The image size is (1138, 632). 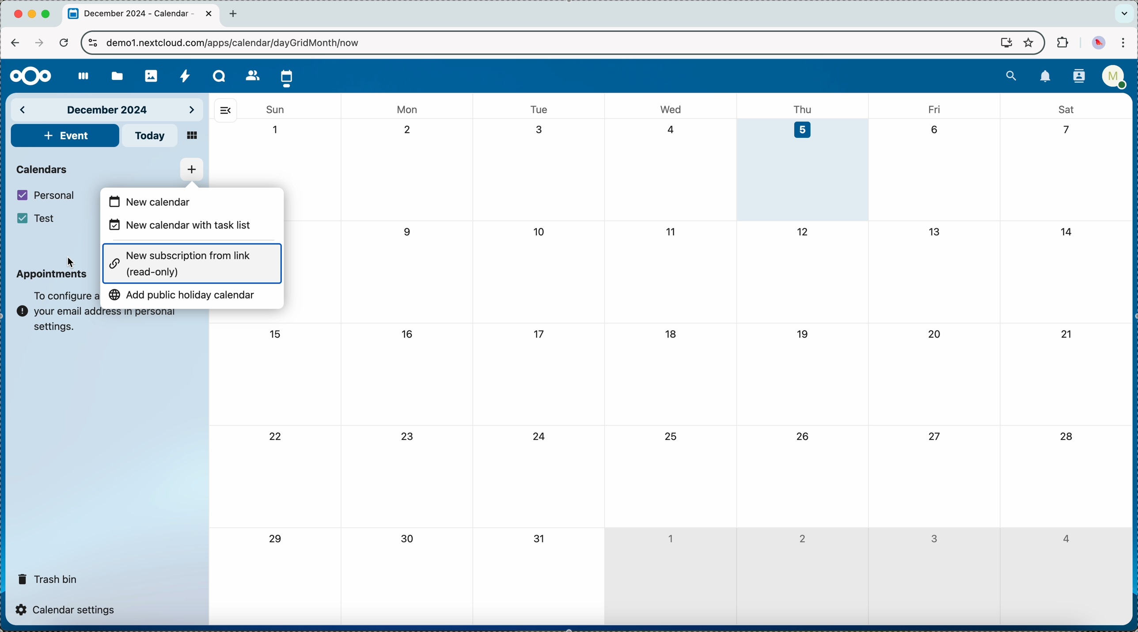 What do you see at coordinates (1066, 109) in the screenshot?
I see `sat` at bounding box center [1066, 109].